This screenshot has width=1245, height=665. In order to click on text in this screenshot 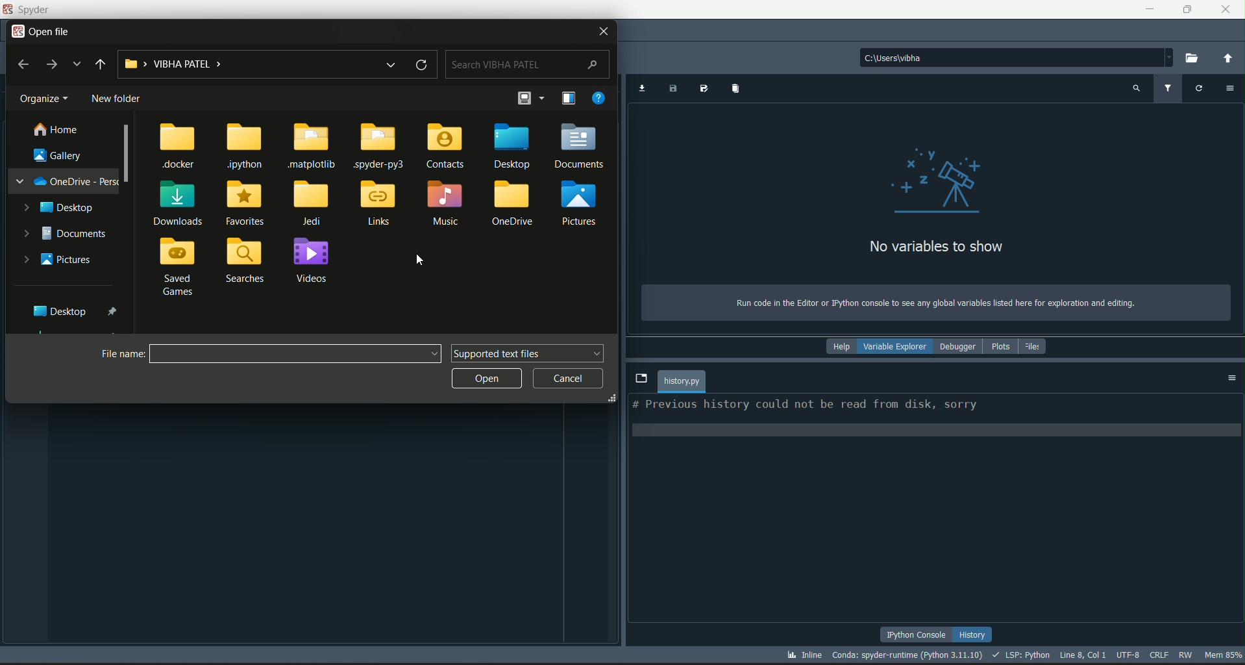, I will do `click(928, 303)`.